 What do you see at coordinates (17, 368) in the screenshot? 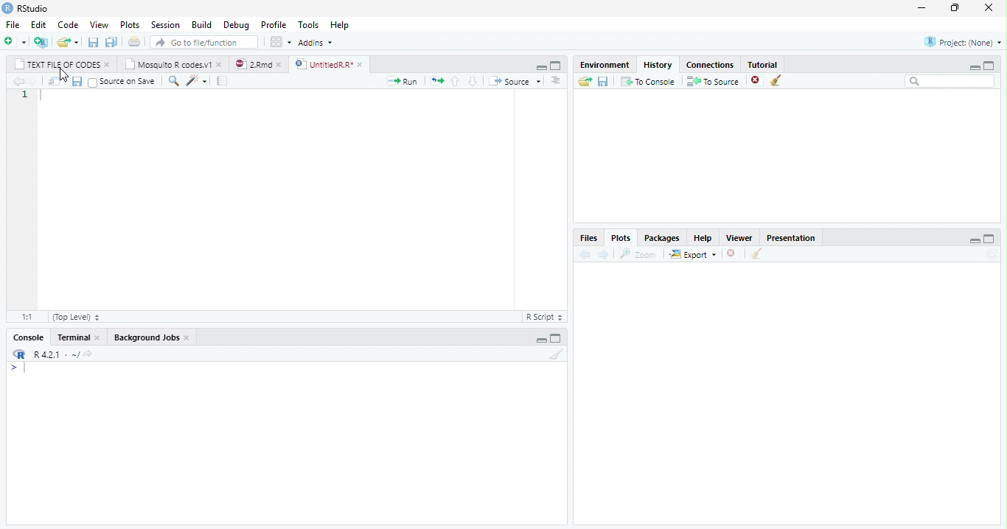
I see `typing` at bounding box center [17, 368].